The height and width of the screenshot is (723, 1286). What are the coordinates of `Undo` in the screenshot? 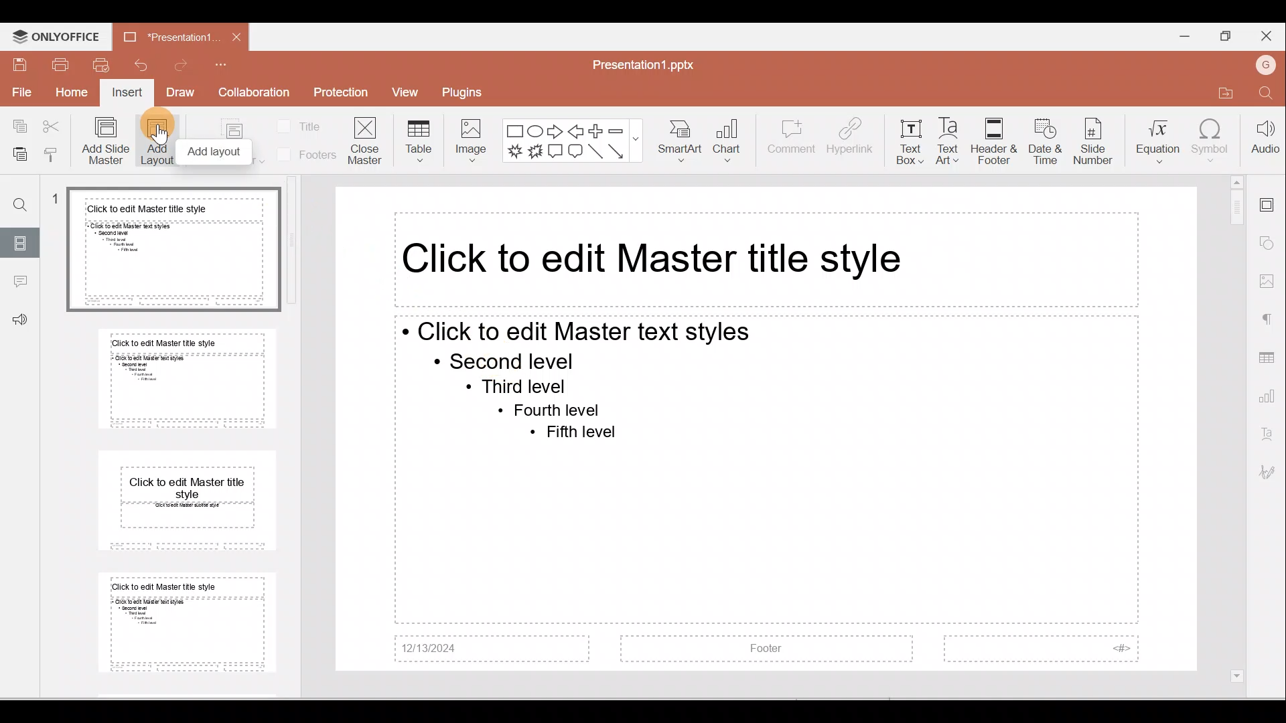 It's located at (139, 64).